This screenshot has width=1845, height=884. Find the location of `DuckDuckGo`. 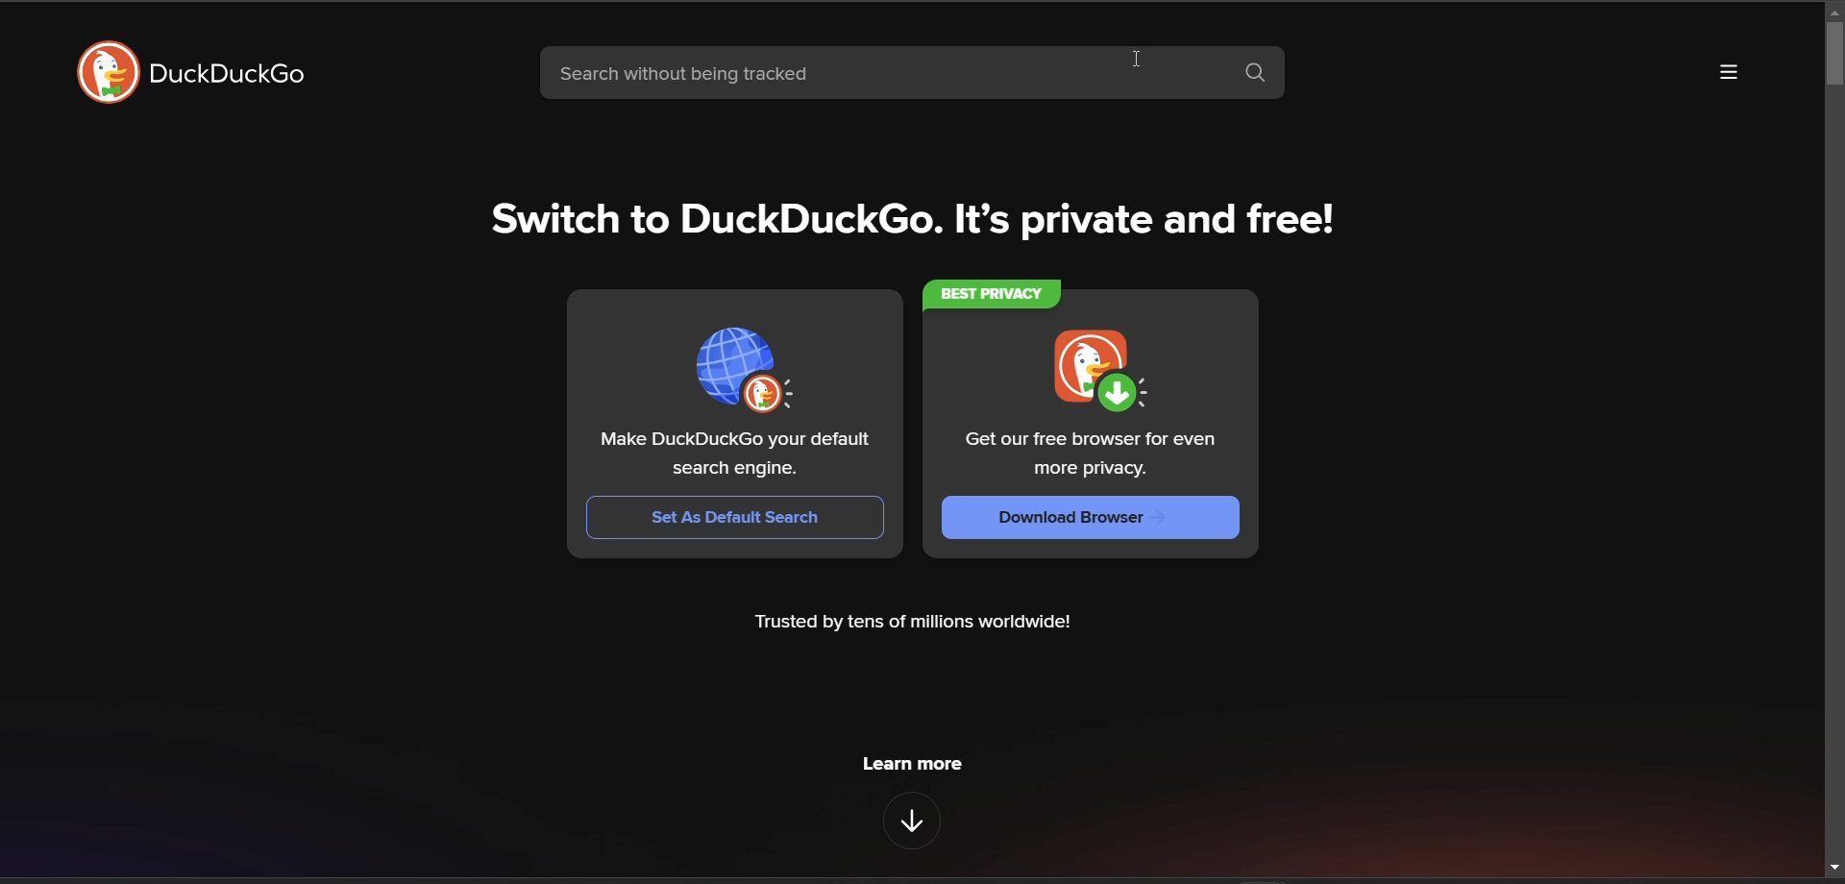

DuckDuckGo is located at coordinates (226, 72).